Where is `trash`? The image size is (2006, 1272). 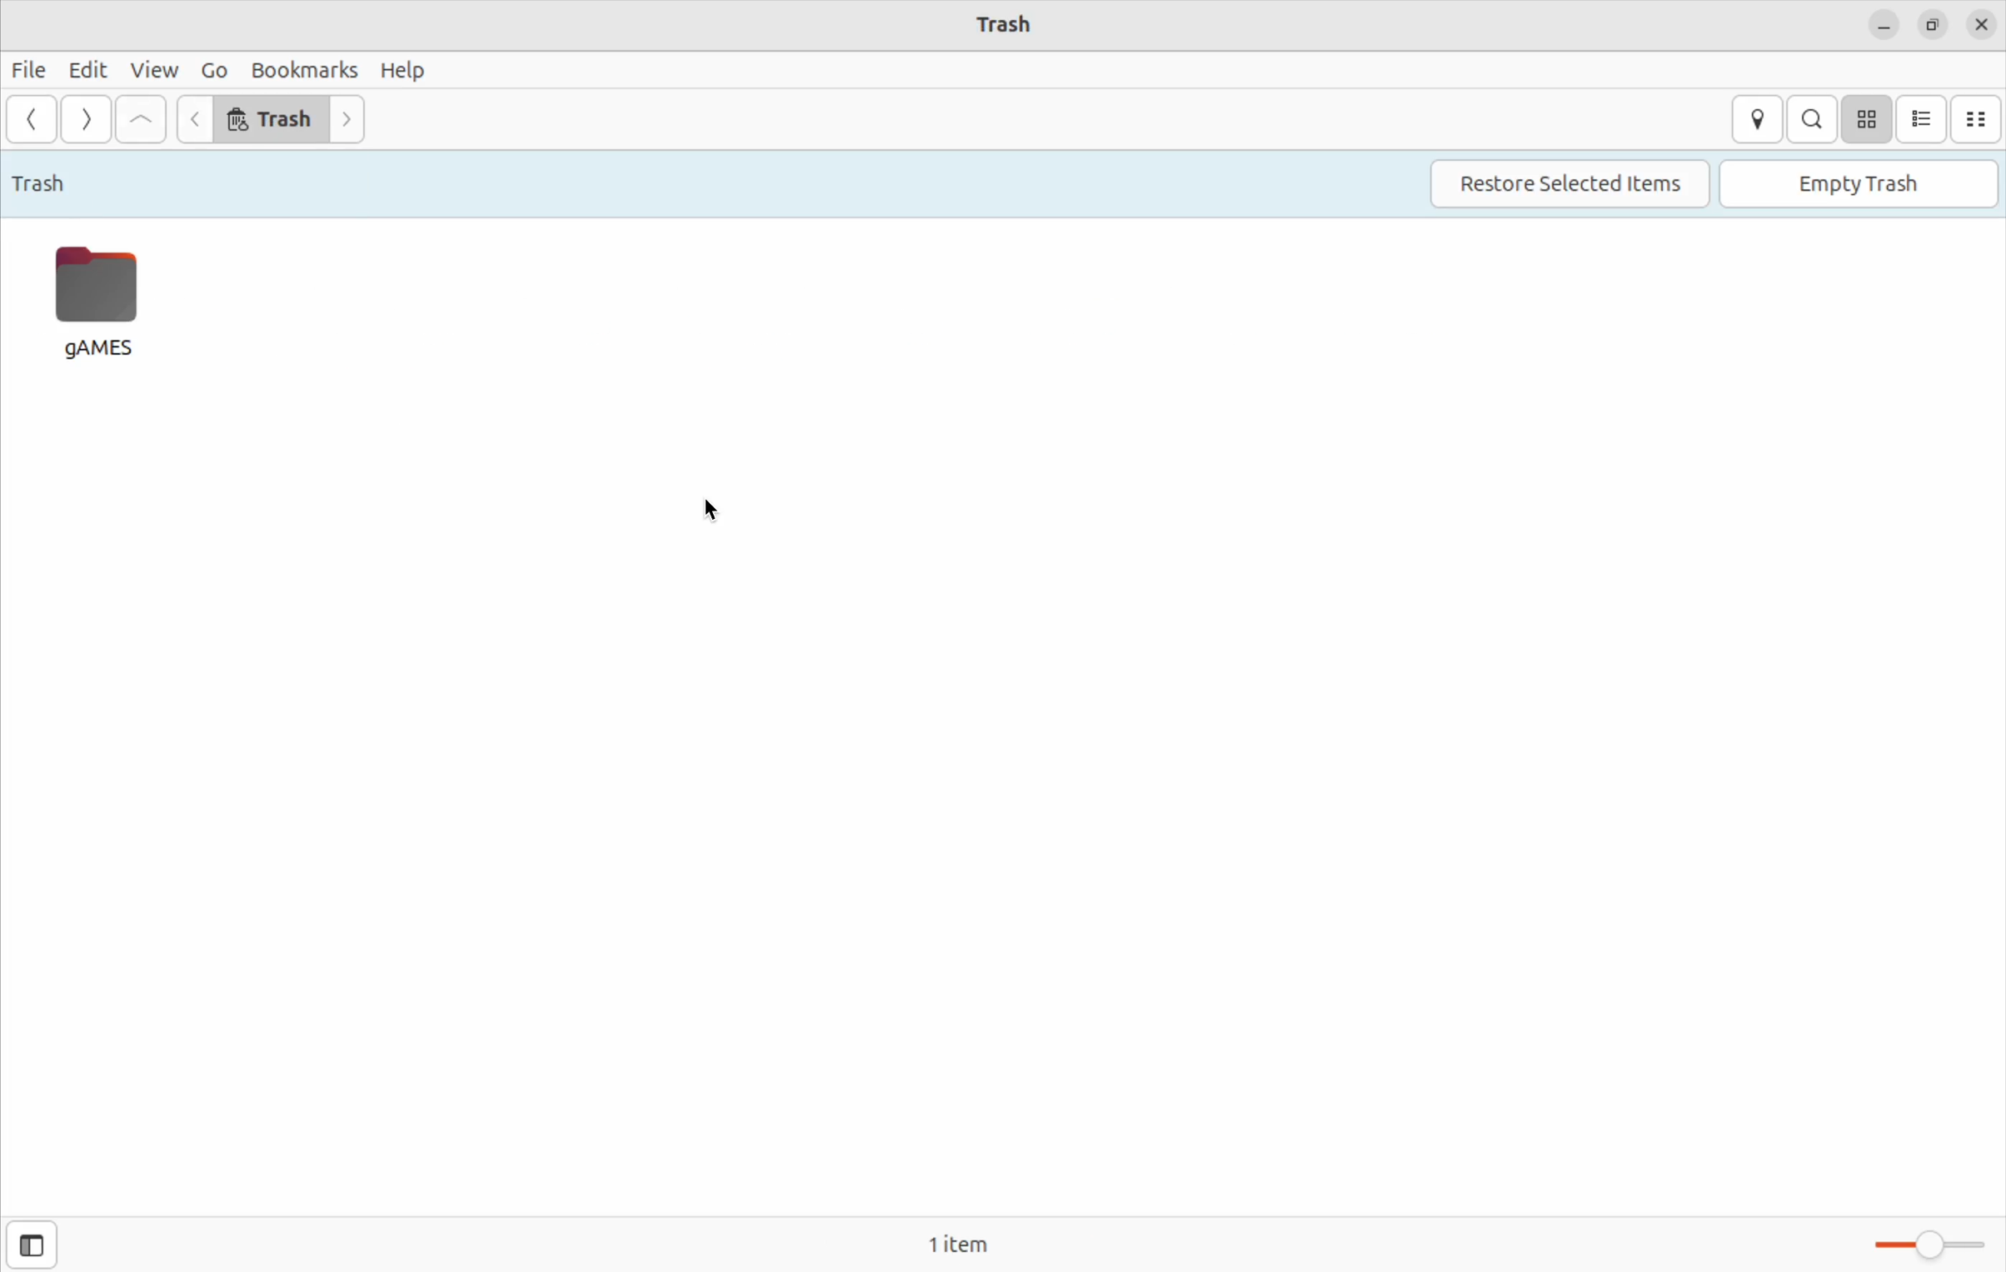 trash is located at coordinates (1017, 22).